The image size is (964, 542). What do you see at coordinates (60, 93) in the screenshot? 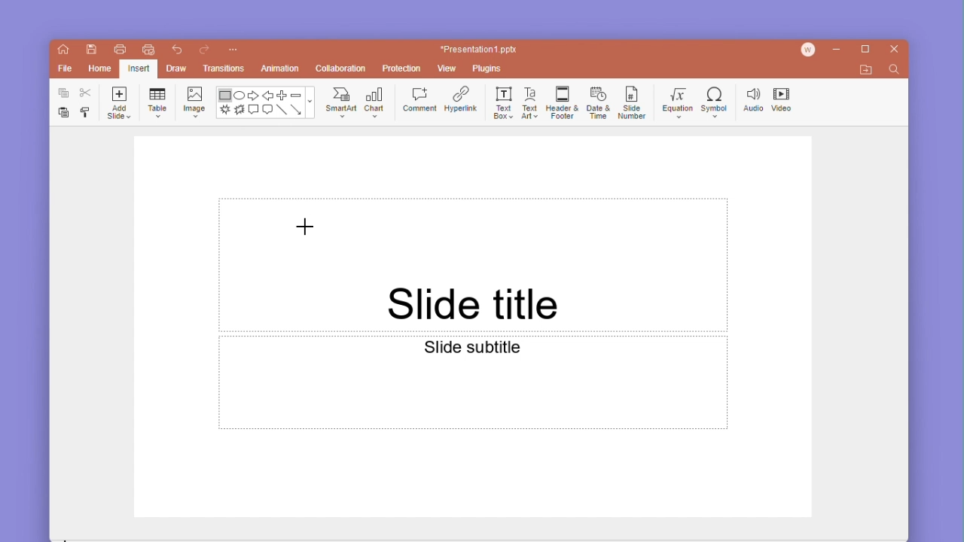
I see `copy` at bounding box center [60, 93].